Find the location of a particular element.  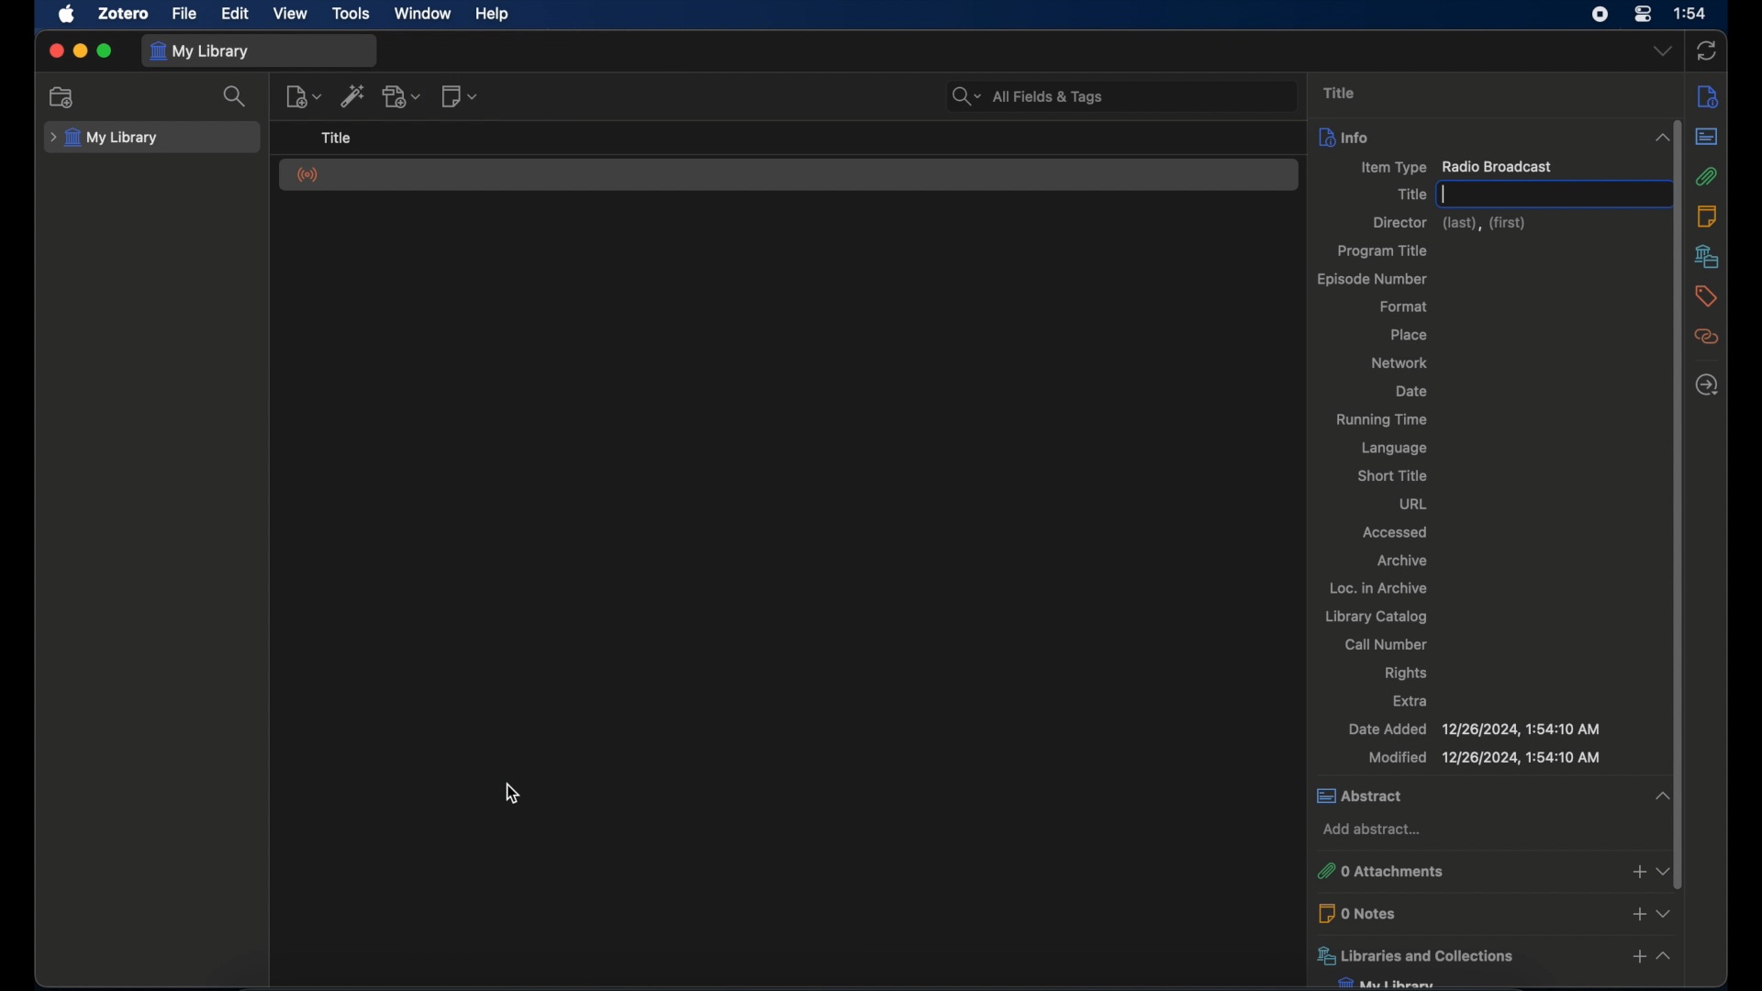

control center is located at coordinates (1642, 15).